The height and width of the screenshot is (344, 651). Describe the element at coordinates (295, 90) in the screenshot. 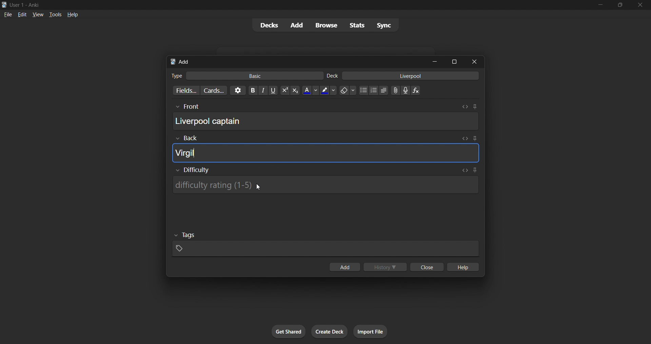

I see `Subscript` at that location.